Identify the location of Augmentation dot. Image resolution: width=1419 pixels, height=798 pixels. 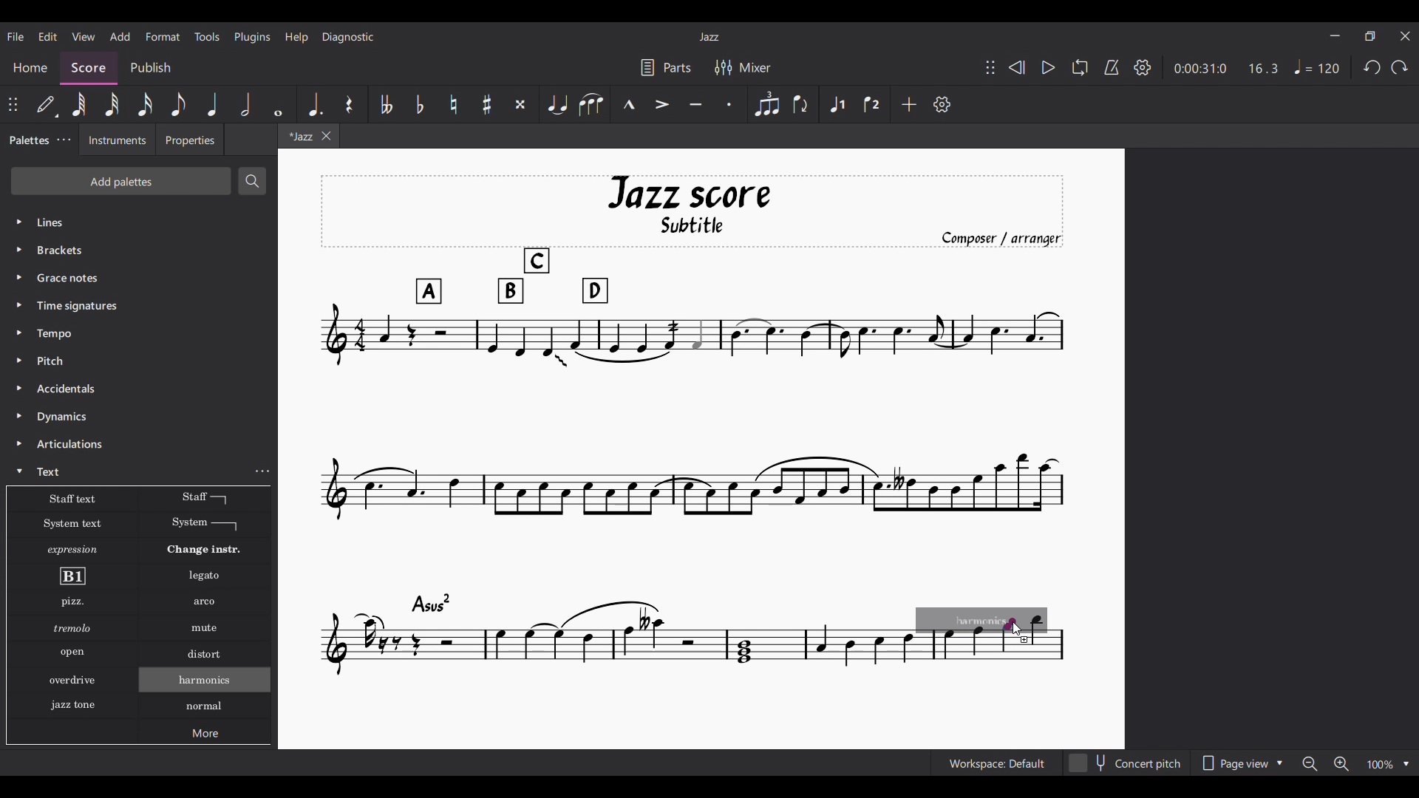
(313, 104).